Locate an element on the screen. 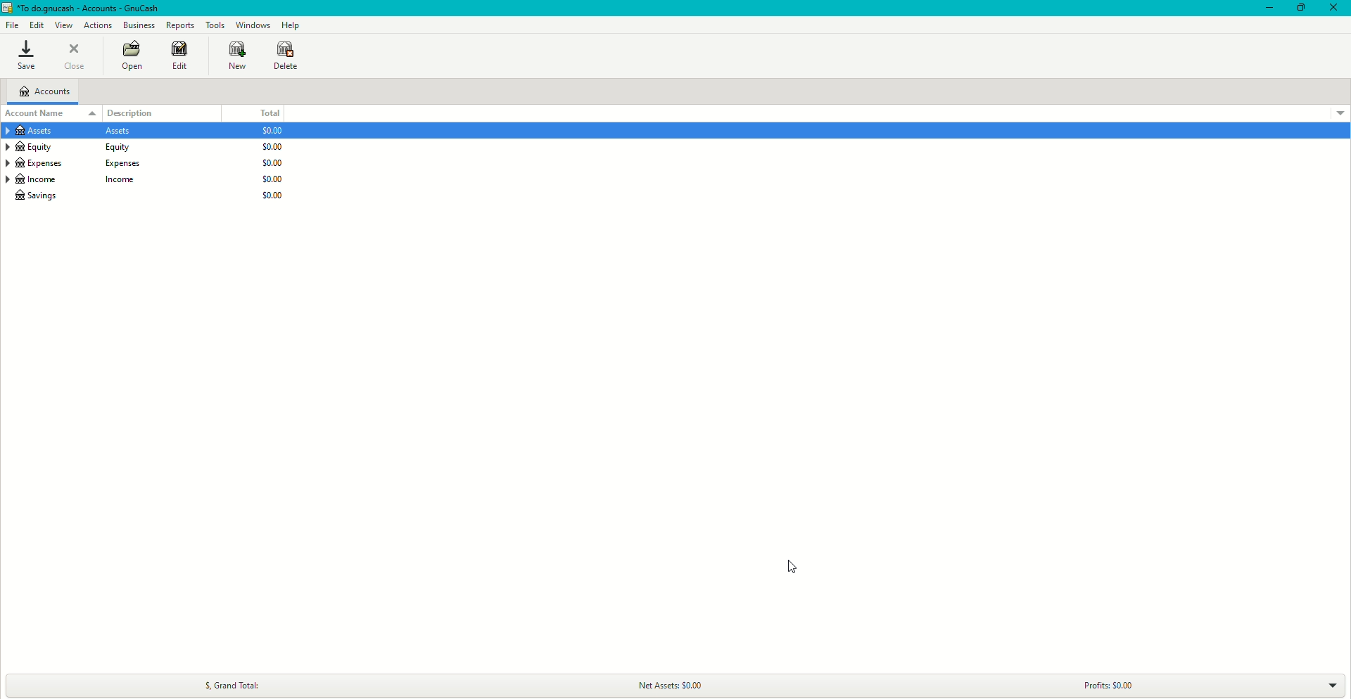 Image resolution: width=1351 pixels, height=699 pixels. Expenses is located at coordinates (75, 163).